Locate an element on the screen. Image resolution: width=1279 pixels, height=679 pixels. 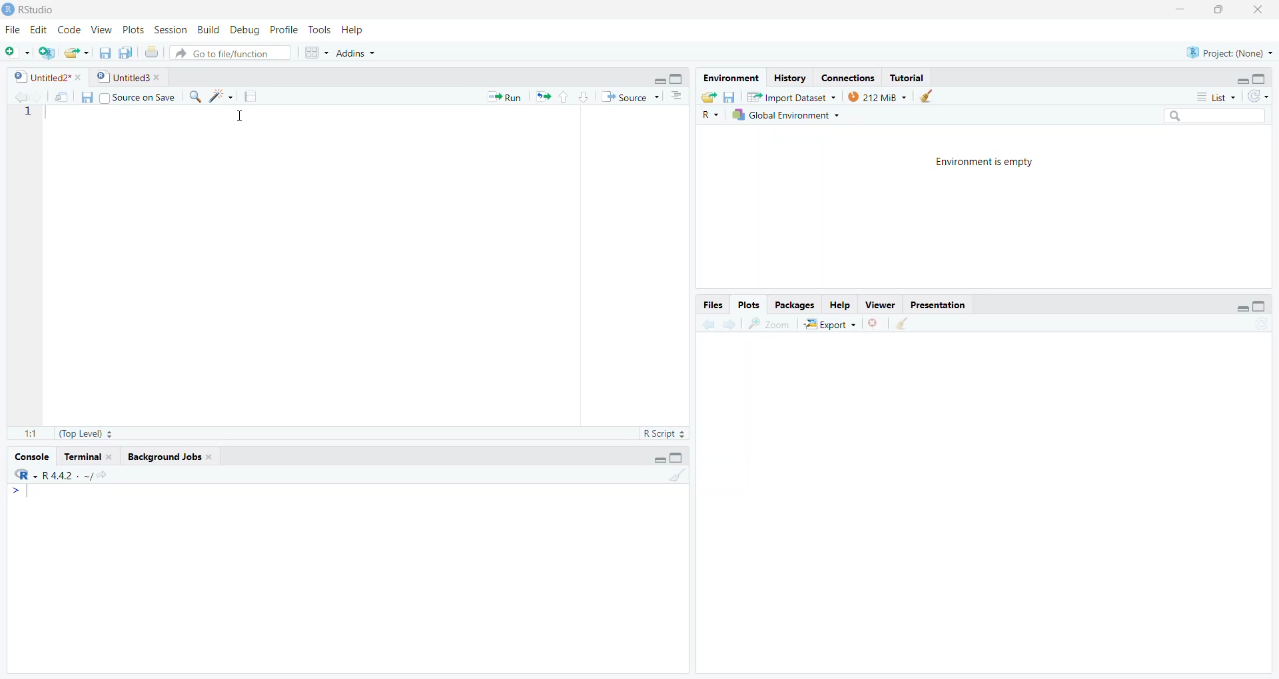
run is located at coordinates (500, 97).